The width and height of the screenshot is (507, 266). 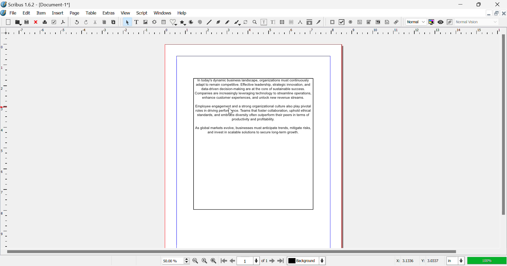 What do you see at coordinates (309, 22) in the screenshot?
I see `Copy Item Properties` at bounding box center [309, 22].